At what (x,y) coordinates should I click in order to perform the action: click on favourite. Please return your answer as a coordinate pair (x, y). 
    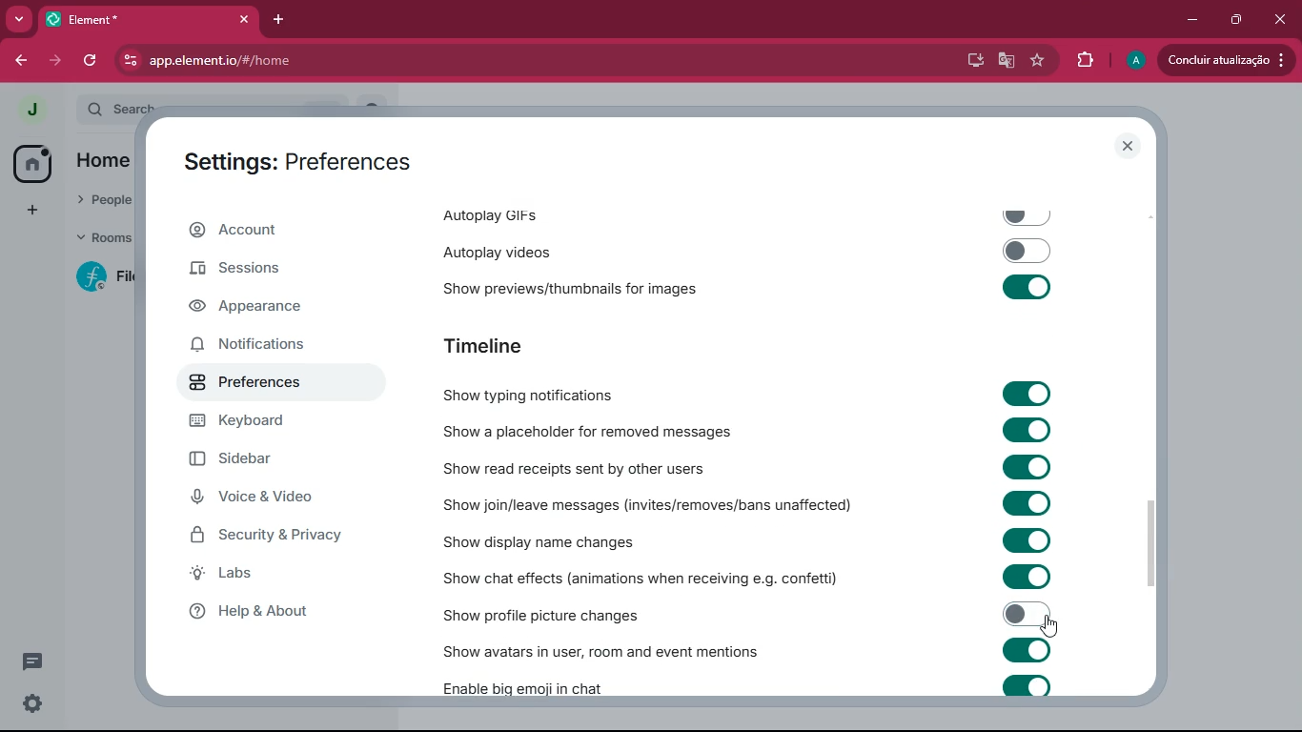
    Looking at the image, I should click on (1036, 62).